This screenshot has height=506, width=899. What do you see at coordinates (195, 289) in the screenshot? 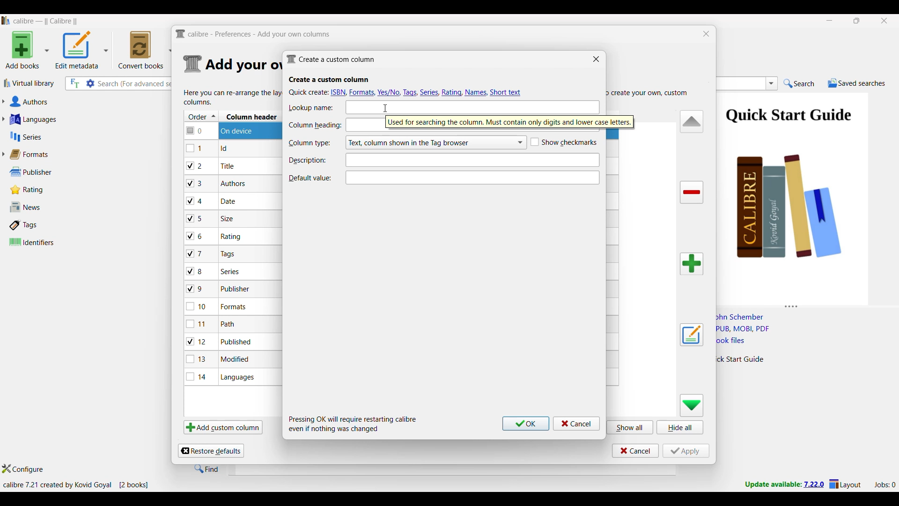
I see `checkbox - 9` at bounding box center [195, 289].